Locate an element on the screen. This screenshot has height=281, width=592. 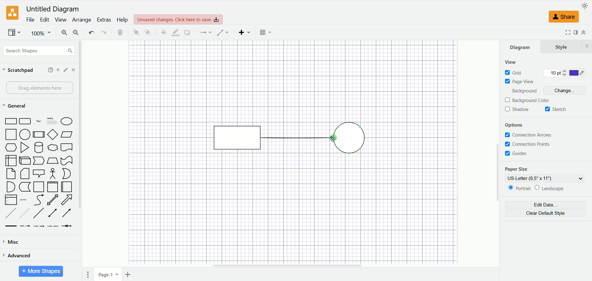
Curved Arrow is located at coordinates (39, 200).